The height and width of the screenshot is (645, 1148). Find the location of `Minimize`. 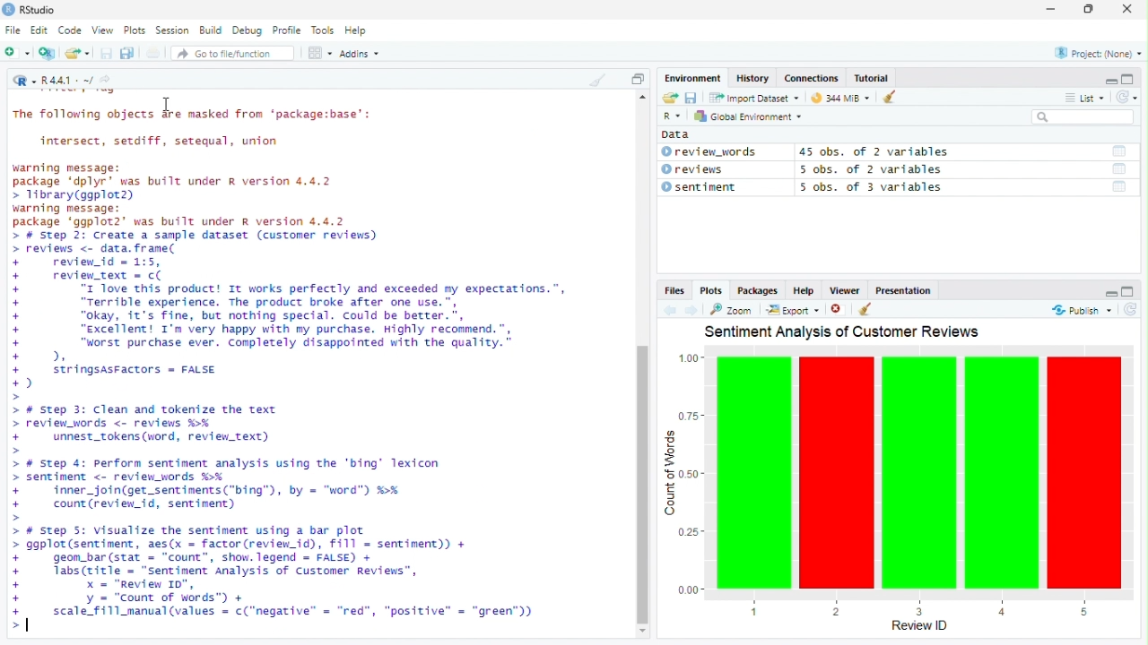

Minimize is located at coordinates (1110, 292).